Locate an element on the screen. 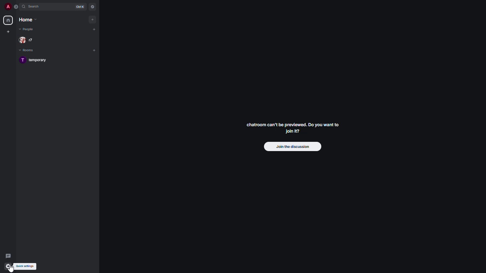 The height and width of the screenshot is (273, 486). search is located at coordinates (35, 7).